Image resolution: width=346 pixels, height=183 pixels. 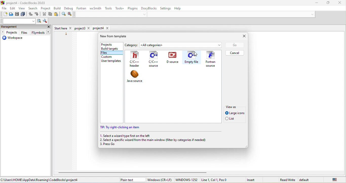 I want to click on select a specific wizard from the main window, so click(x=157, y=140).